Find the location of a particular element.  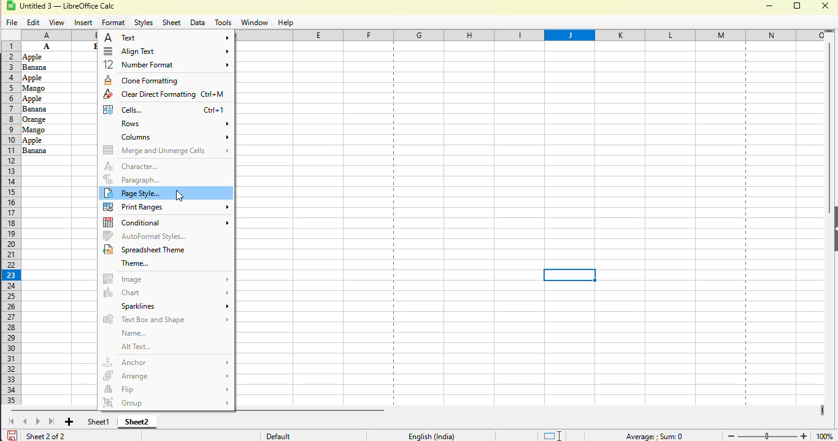

change zoom level is located at coordinates (767, 435).